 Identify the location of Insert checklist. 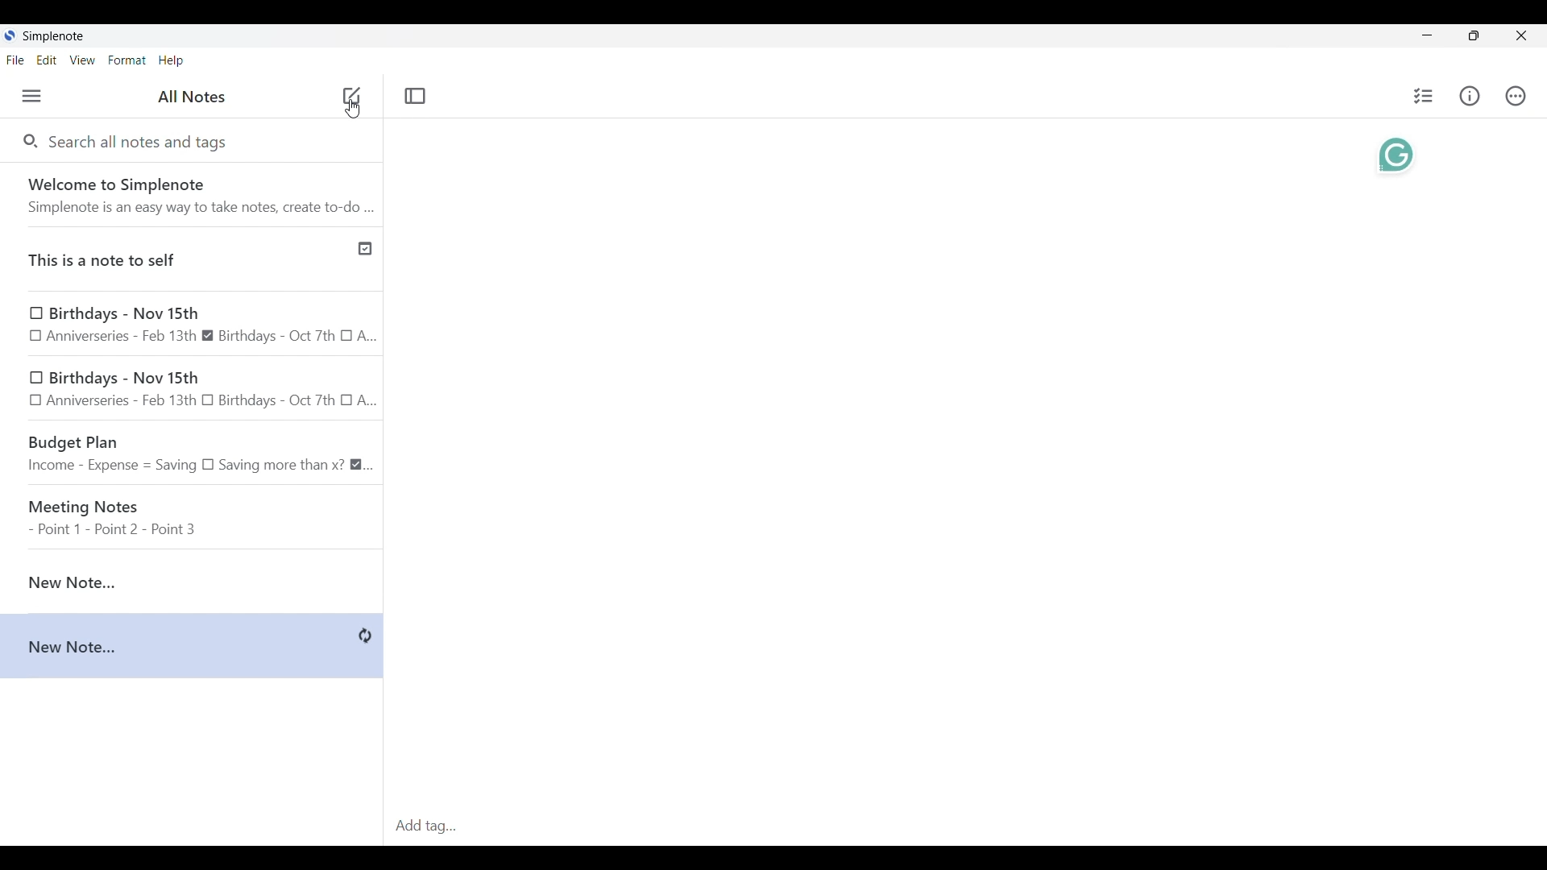
(1424, 96).